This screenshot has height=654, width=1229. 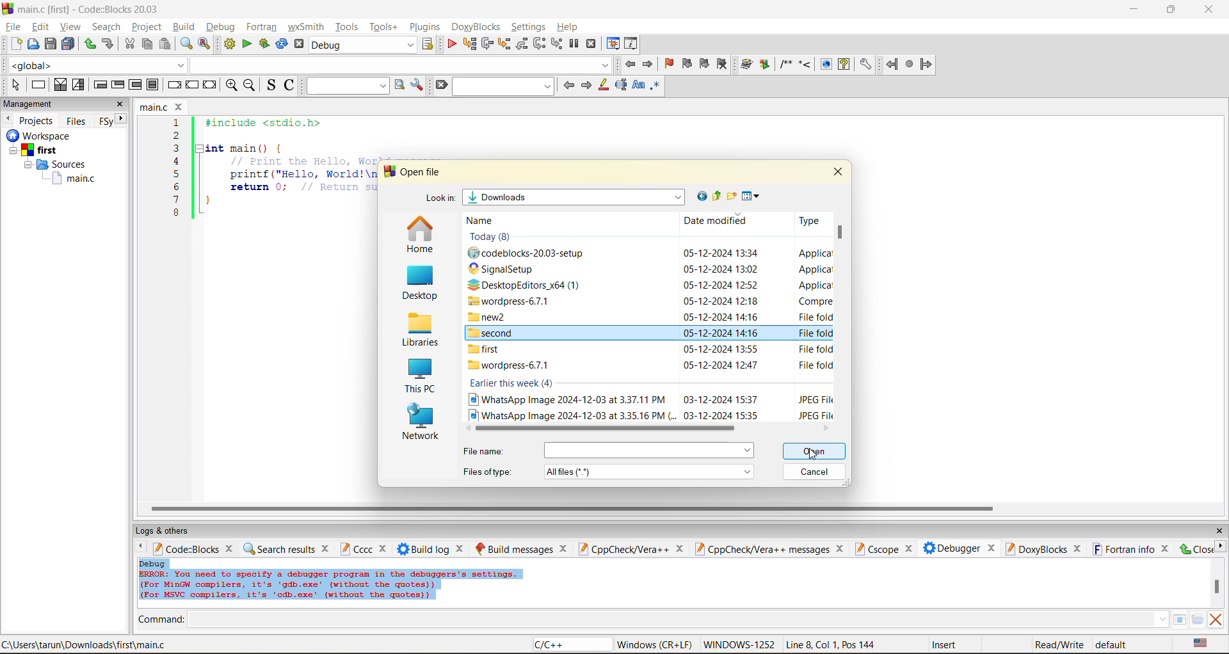 What do you see at coordinates (893, 64) in the screenshot?
I see `back` at bounding box center [893, 64].